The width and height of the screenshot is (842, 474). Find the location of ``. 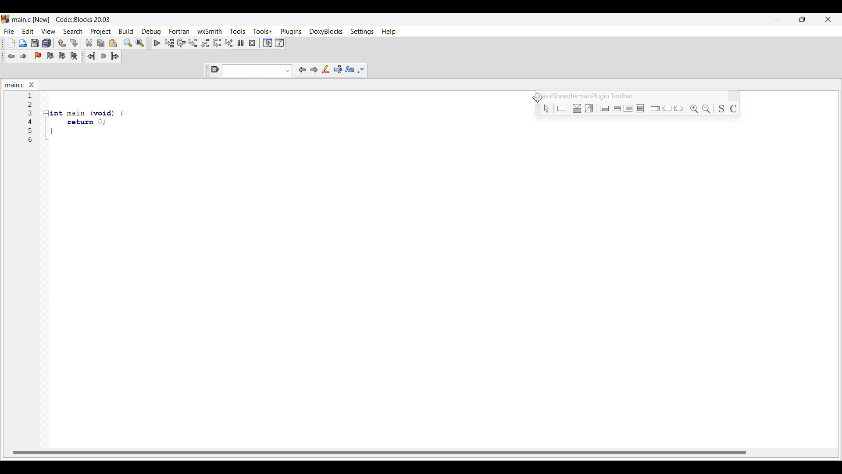

 is located at coordinates (31, 130).